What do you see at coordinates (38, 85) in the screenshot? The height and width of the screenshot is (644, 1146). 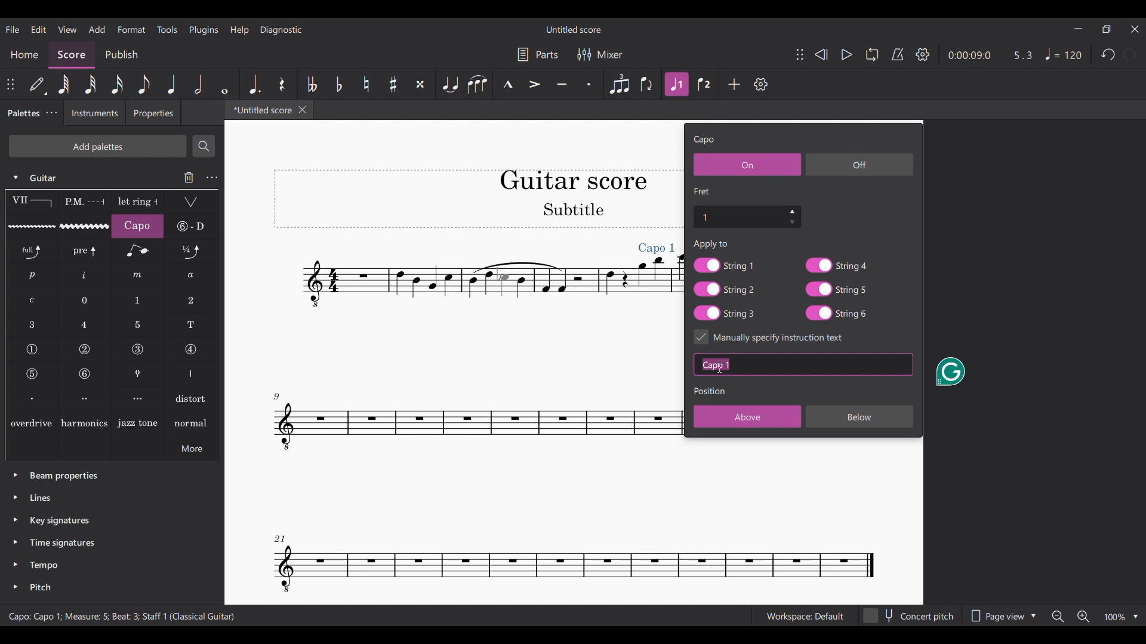 I see `Default` at bounding box center [38, 85].